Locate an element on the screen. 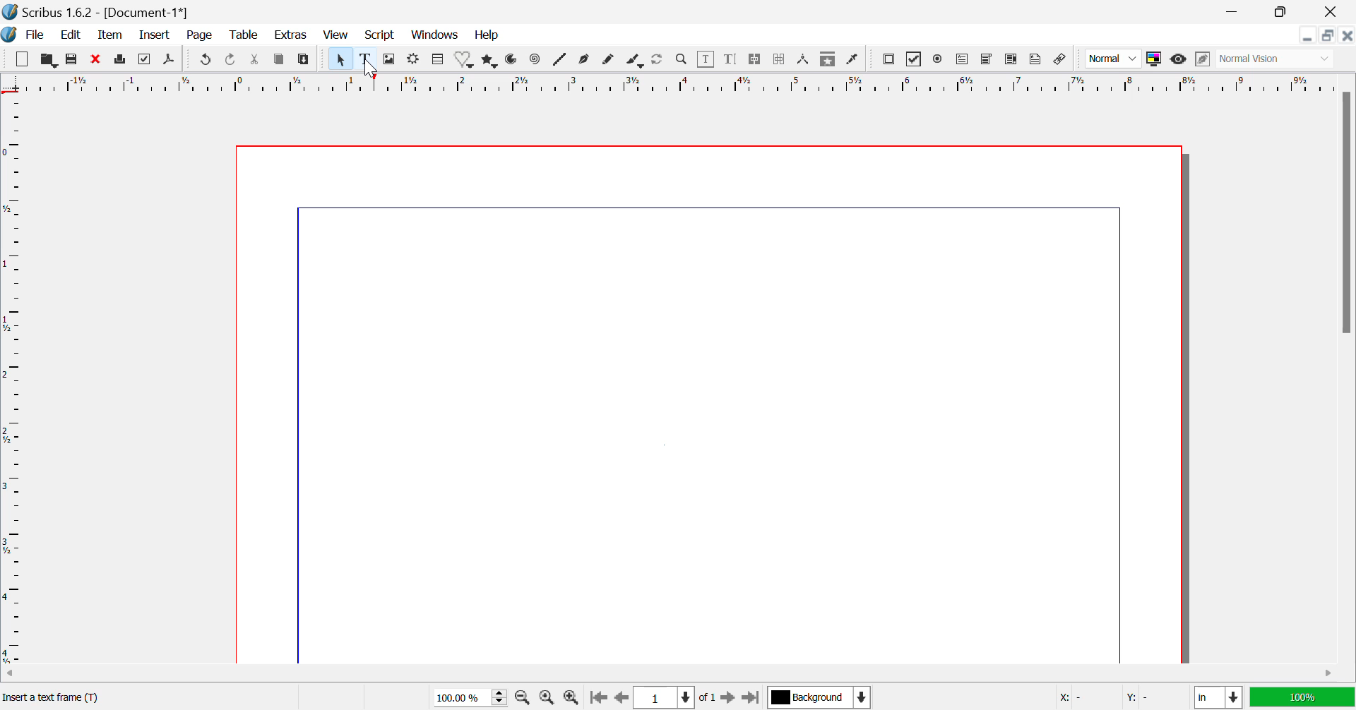 The height and width of the screenshot is (710, 1356). Normal is located at coordinates (1113, 61).